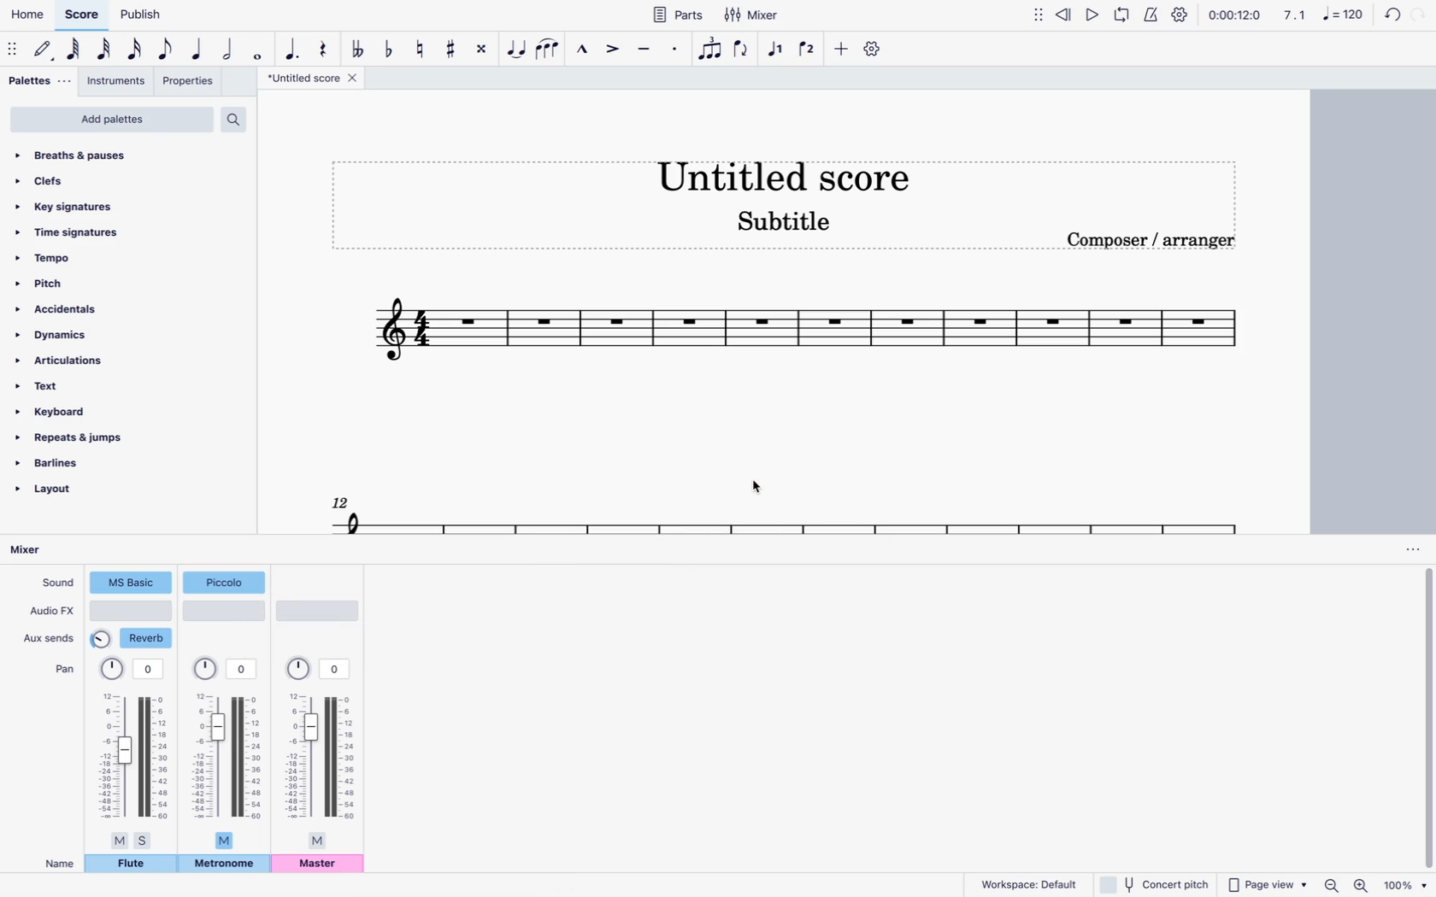 This screenshot has height=897, width=1436. I want to click on instruments, so click(118, 83).